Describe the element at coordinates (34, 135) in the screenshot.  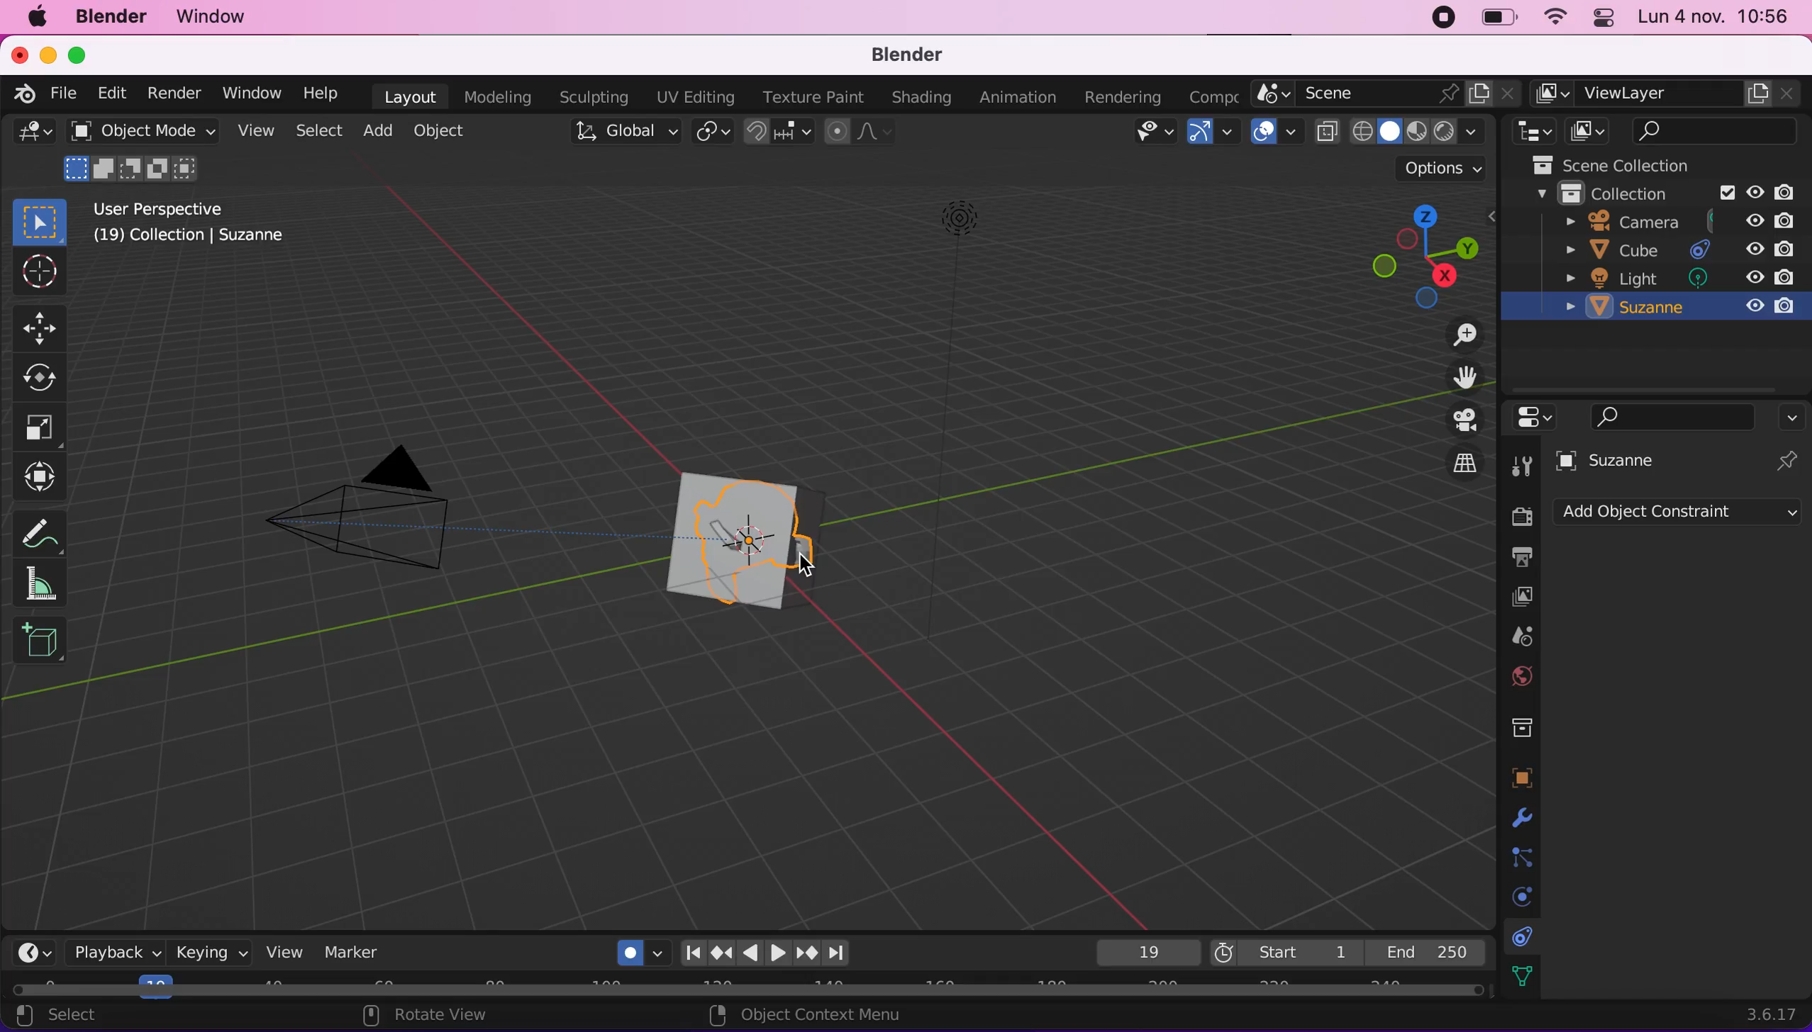
I see `editor type` at that location.